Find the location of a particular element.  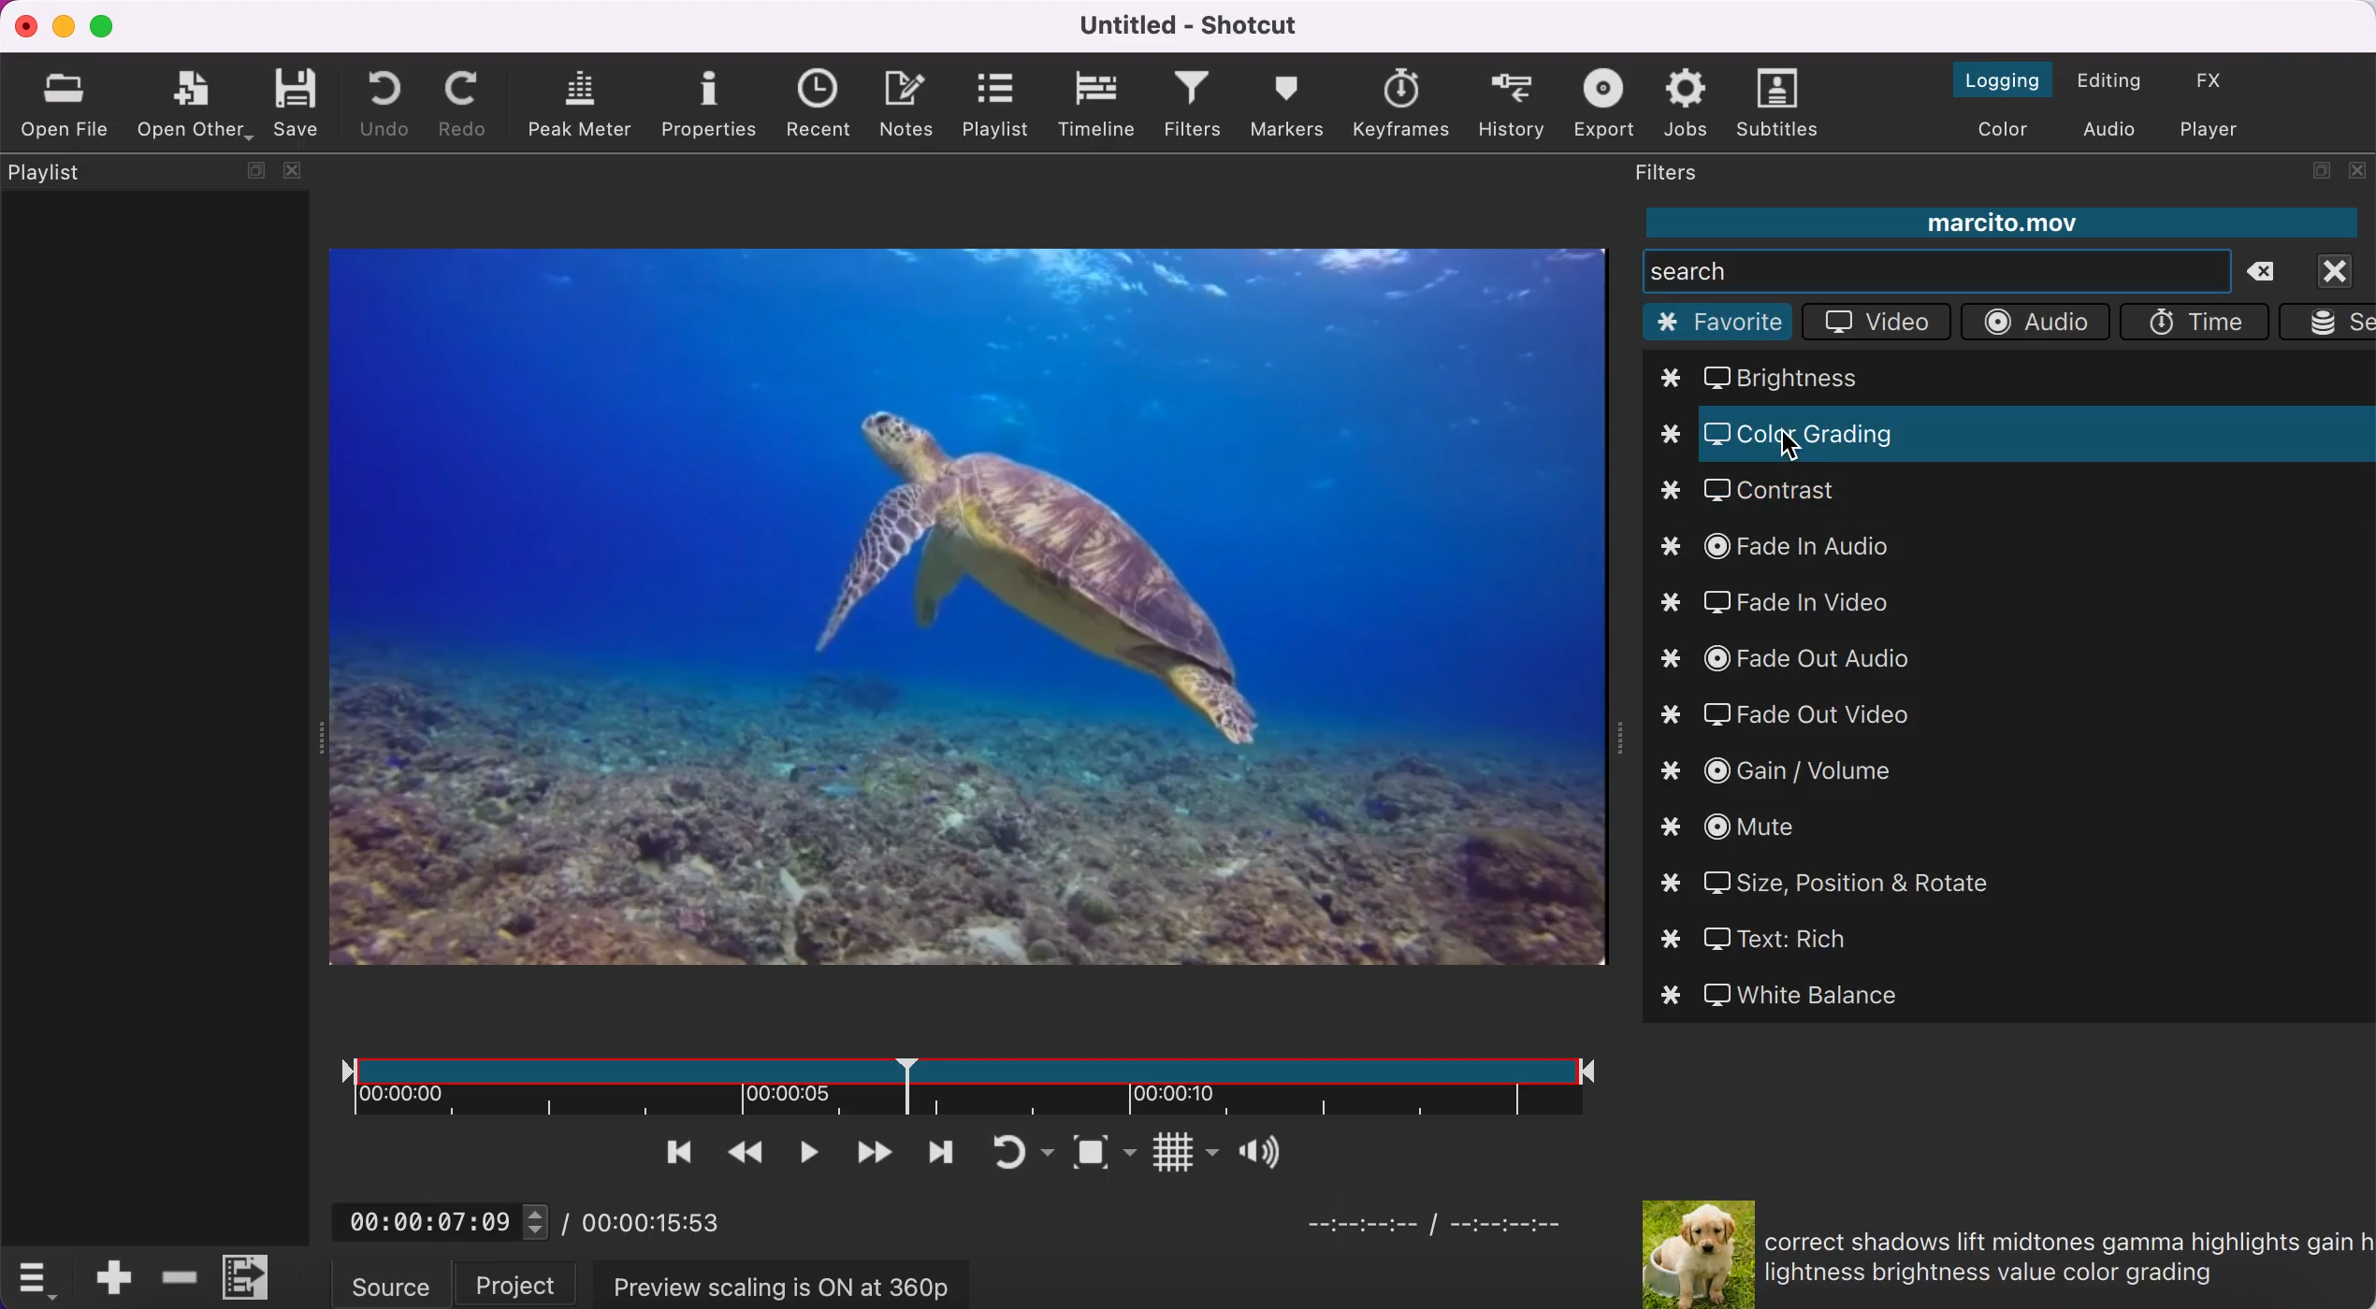

filters panel is located at coordinates (1684, 175).